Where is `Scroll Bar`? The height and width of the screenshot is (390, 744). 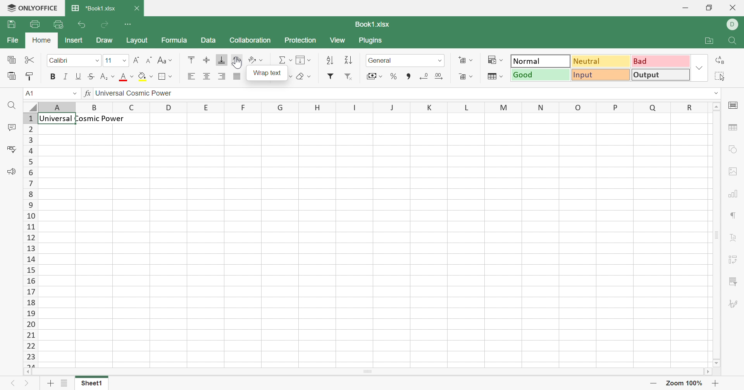
Scroll Bar is located at coordinates (718, 239).